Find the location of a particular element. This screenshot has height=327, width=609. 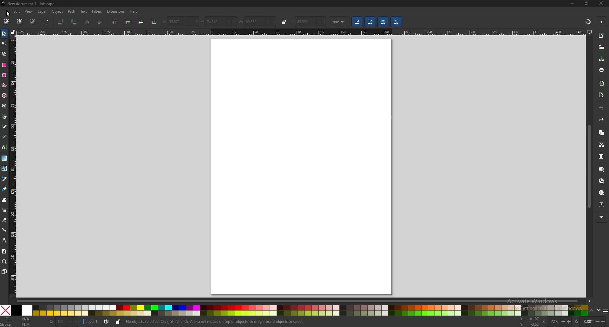

down is located at coordinates (598, 311).